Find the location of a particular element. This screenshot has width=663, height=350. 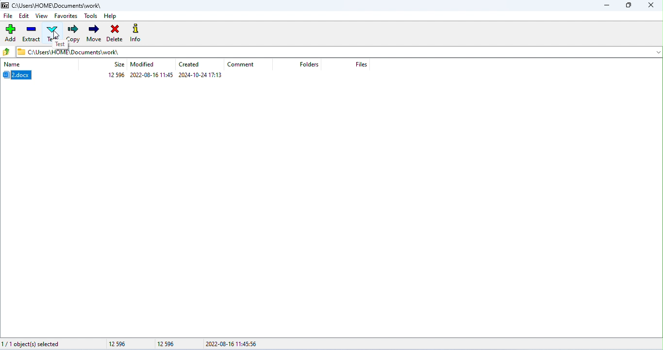

Hz] C:\Users\HOME\Documents\work\ is located at coordinates (67, 52).